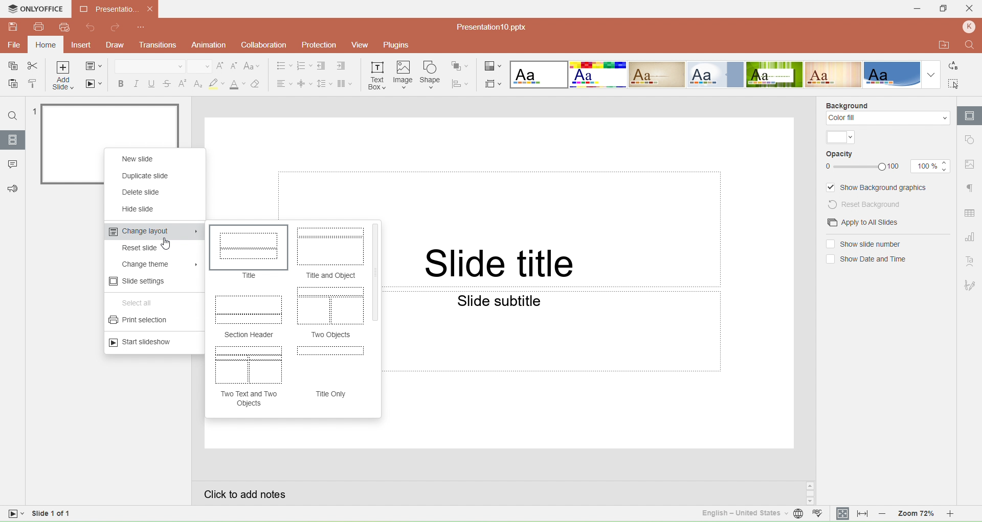 The height and width of the screenshot is (522, 982). Describe the element at coordinates (139, 281) in the screenshot. I see `Slide settings` at that location.